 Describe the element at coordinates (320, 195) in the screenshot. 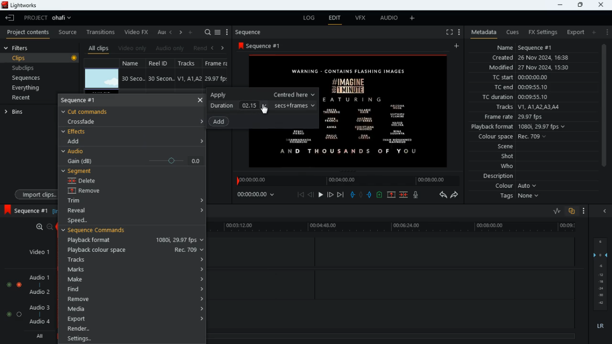

I see `play` at that location.